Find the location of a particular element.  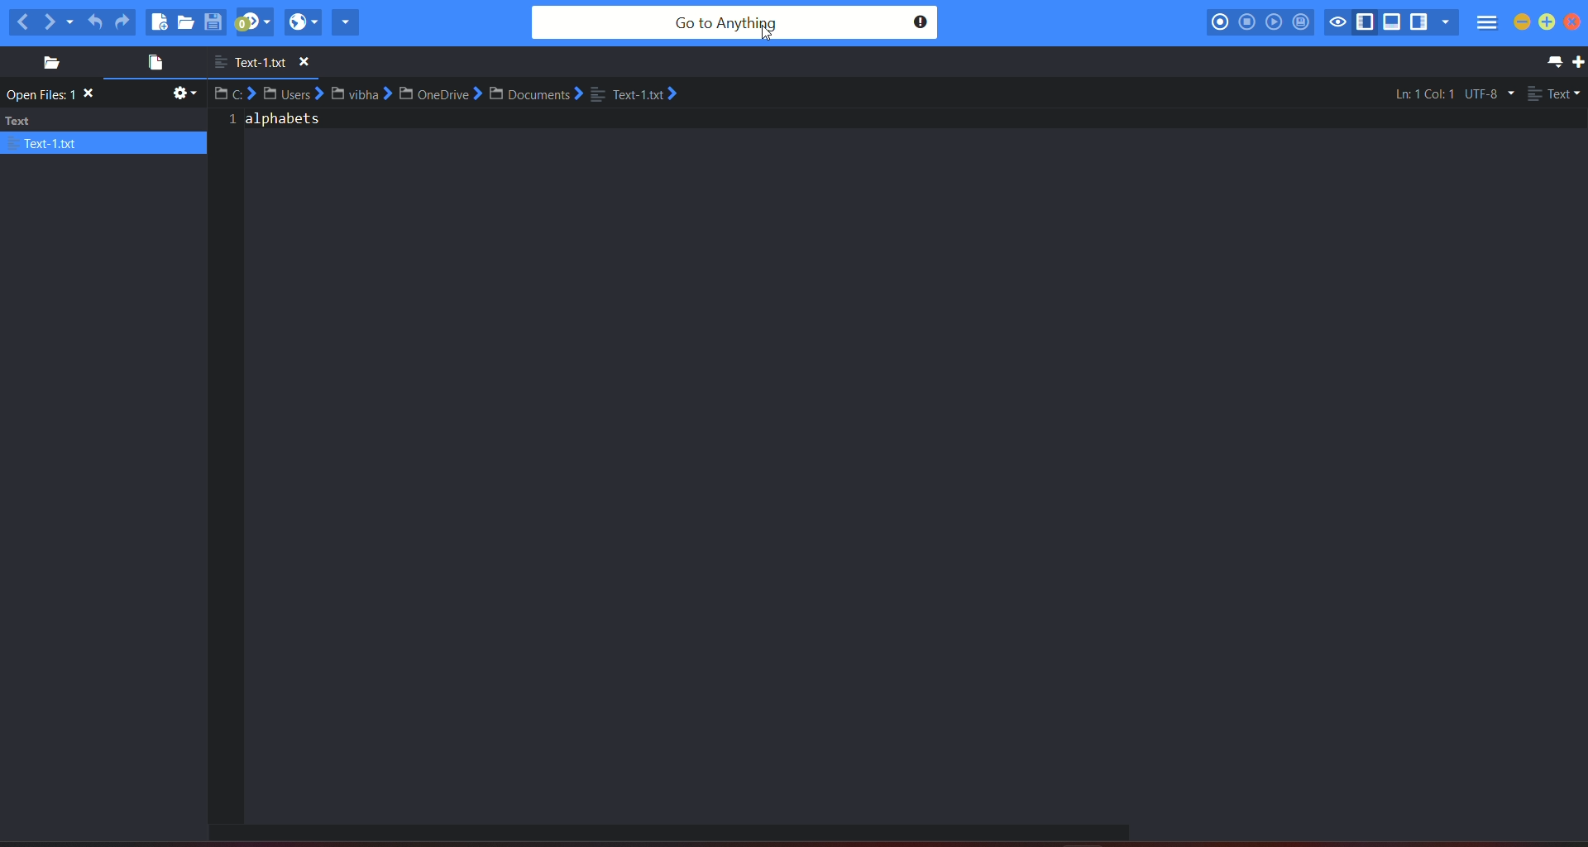

save file is located at coordinates (215, 22).